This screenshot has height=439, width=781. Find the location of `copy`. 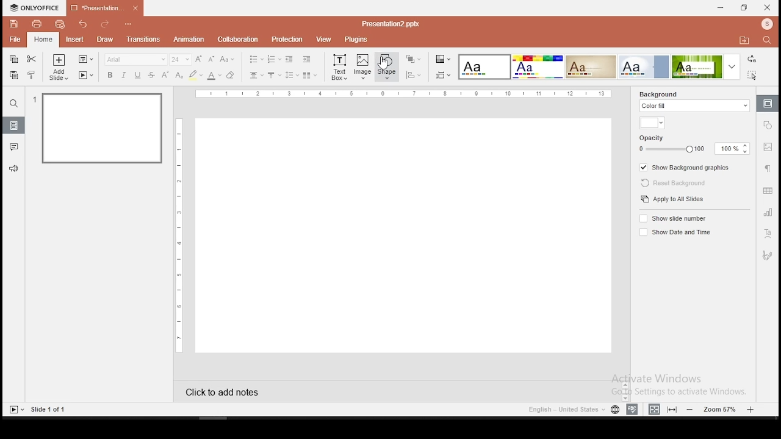

copy is located at coordinates (13, 60).